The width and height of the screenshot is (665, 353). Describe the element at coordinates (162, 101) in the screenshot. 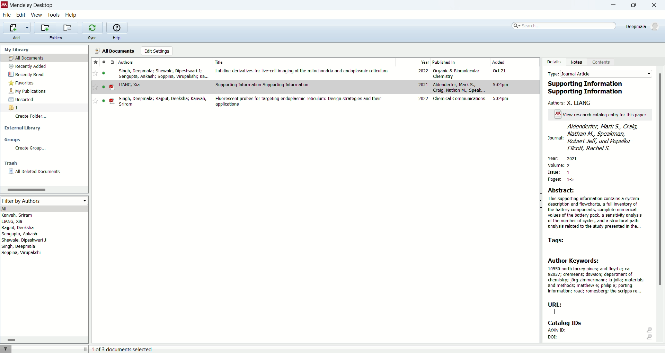

I see `Singh, Deepmala; Rajput, Deeksha; Kanvah,
Sriram` at that location.